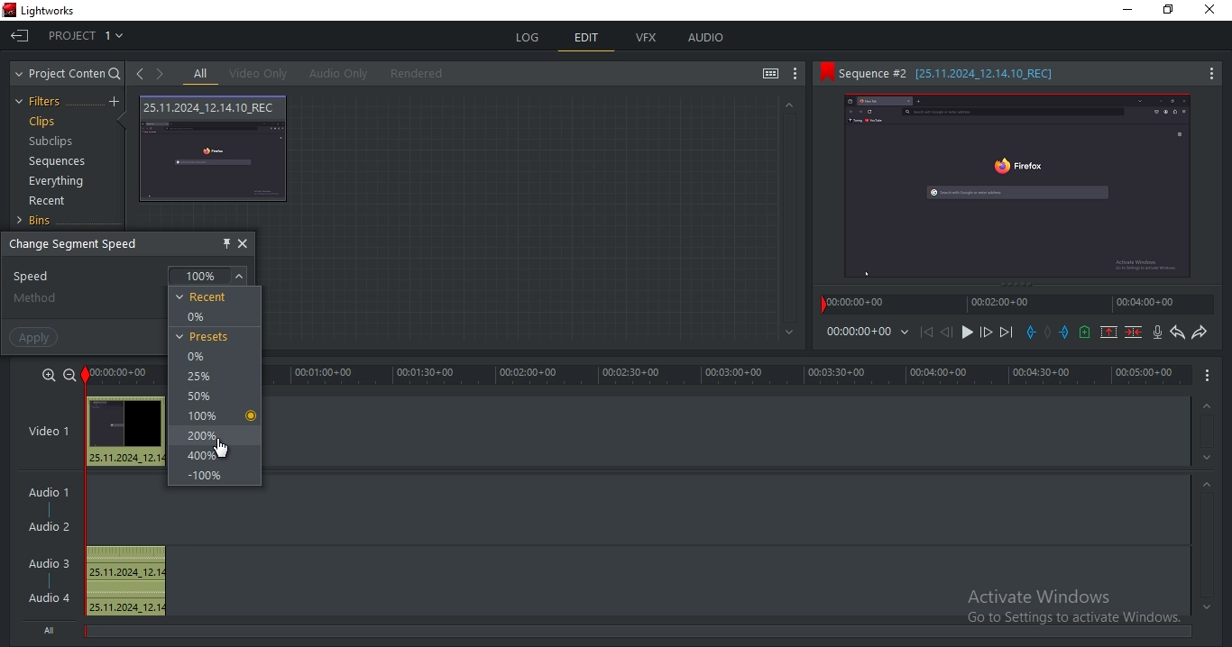 The height and width of the screenshot is (647, 1232). I want to click on zoom out, so click(68, 374).